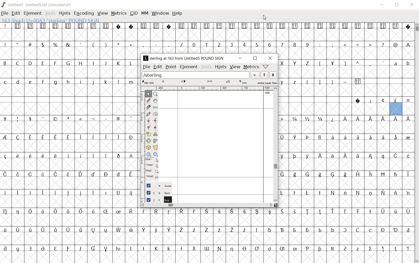 This screenshot has height=263, width=419. Describe the element at coordinates (105, 118) in the screenshot. I see `Symbol` at that location.